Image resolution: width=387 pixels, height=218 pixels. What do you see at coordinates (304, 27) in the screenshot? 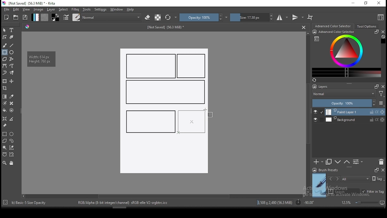
I see `Close` at bounding box center [304, 27].